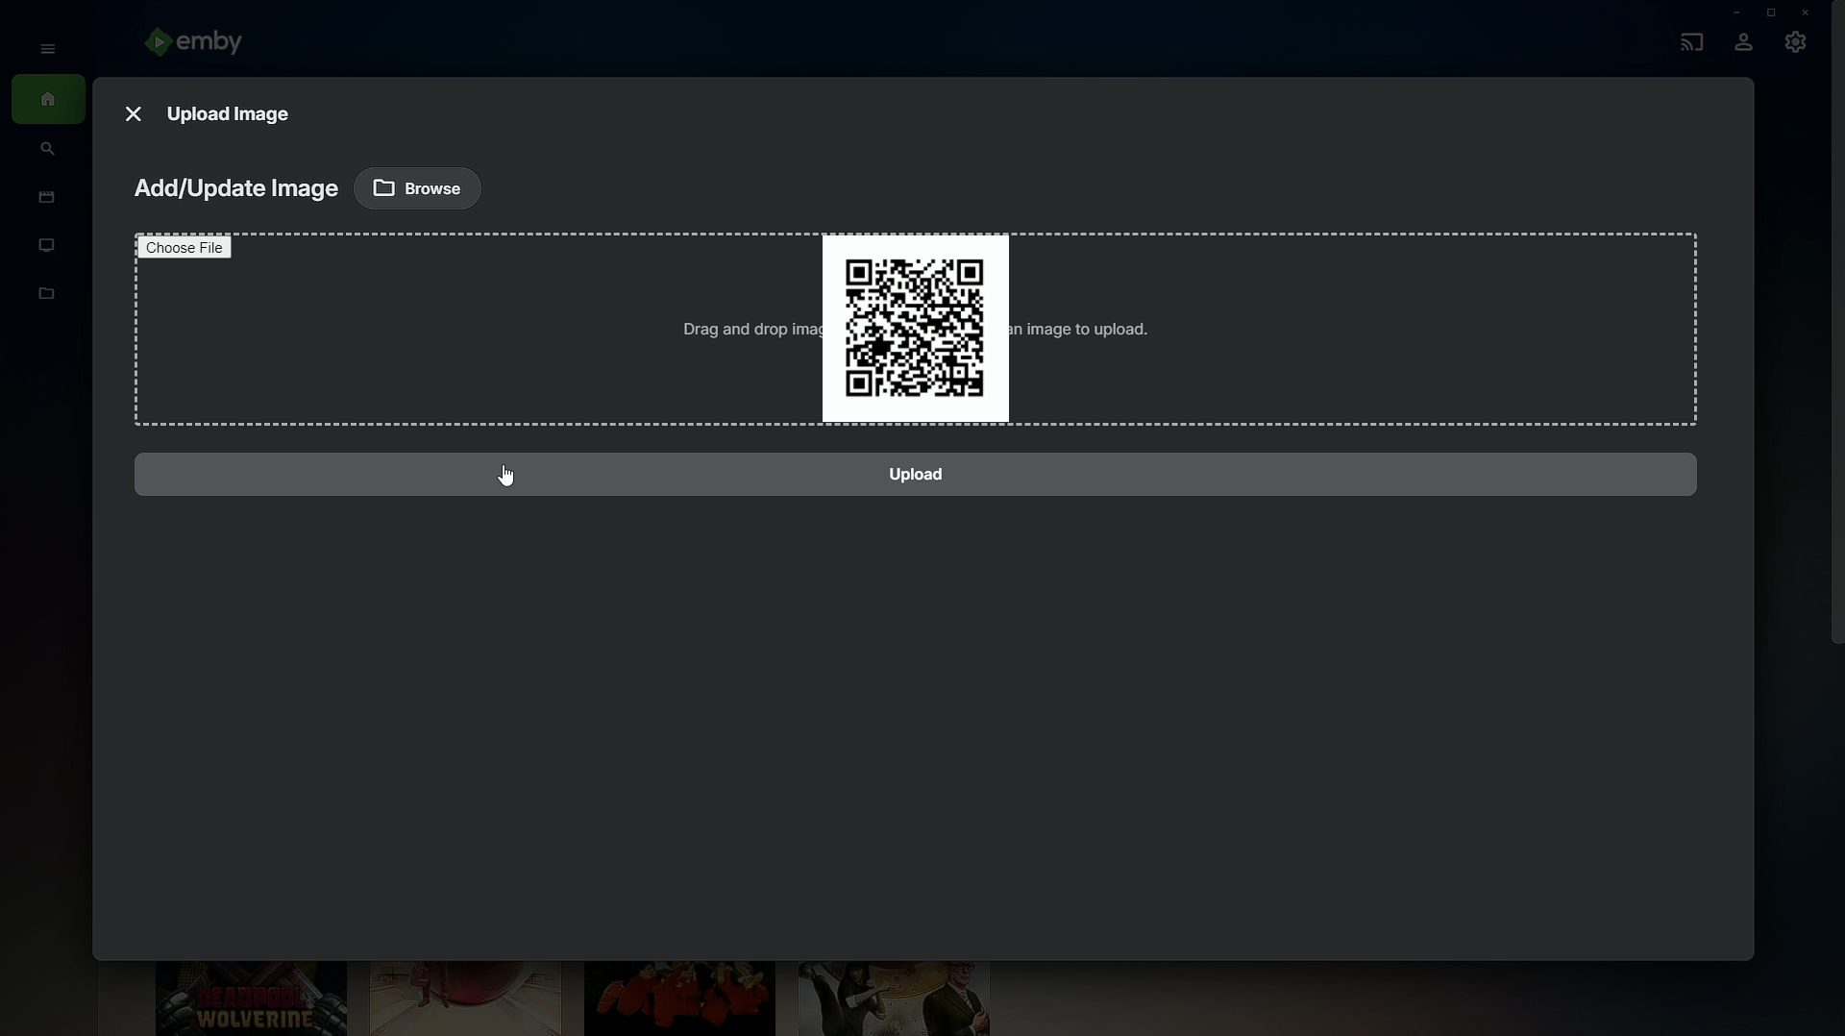 This screenshot has height=1036, width=1845. I want to click on , so click(924, 475).